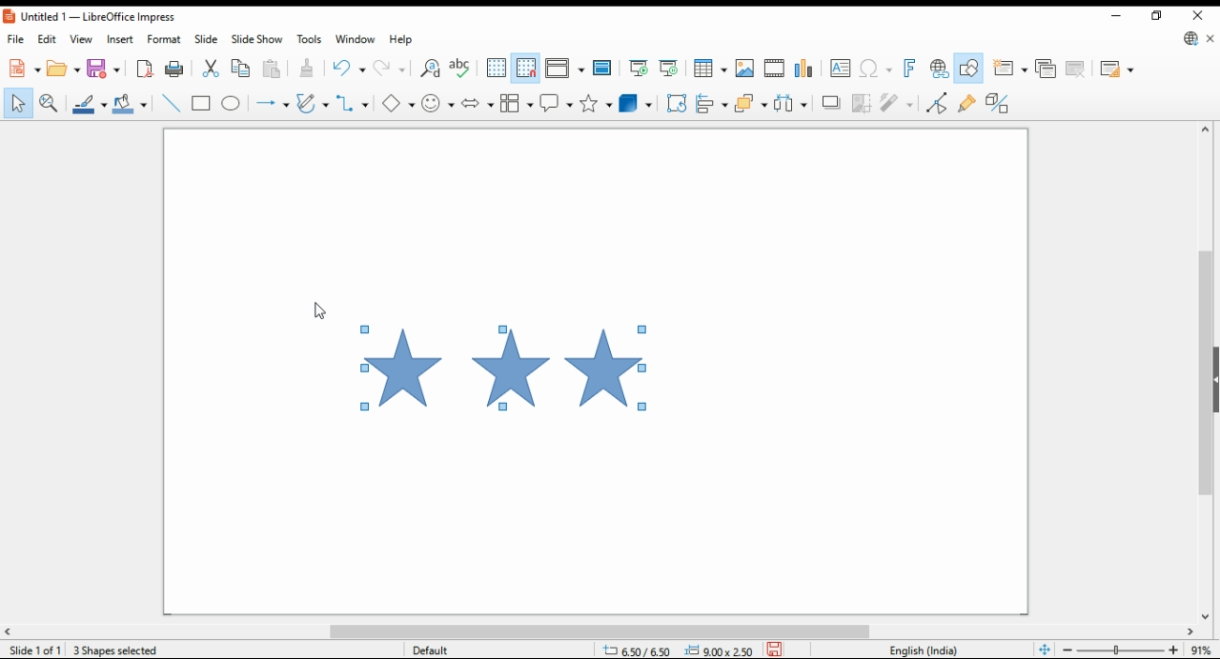 The height and width of the screenshot is (659, 1220). Describe the element at coordinates (399, 41) in the screenshot. I see `help` at that location.